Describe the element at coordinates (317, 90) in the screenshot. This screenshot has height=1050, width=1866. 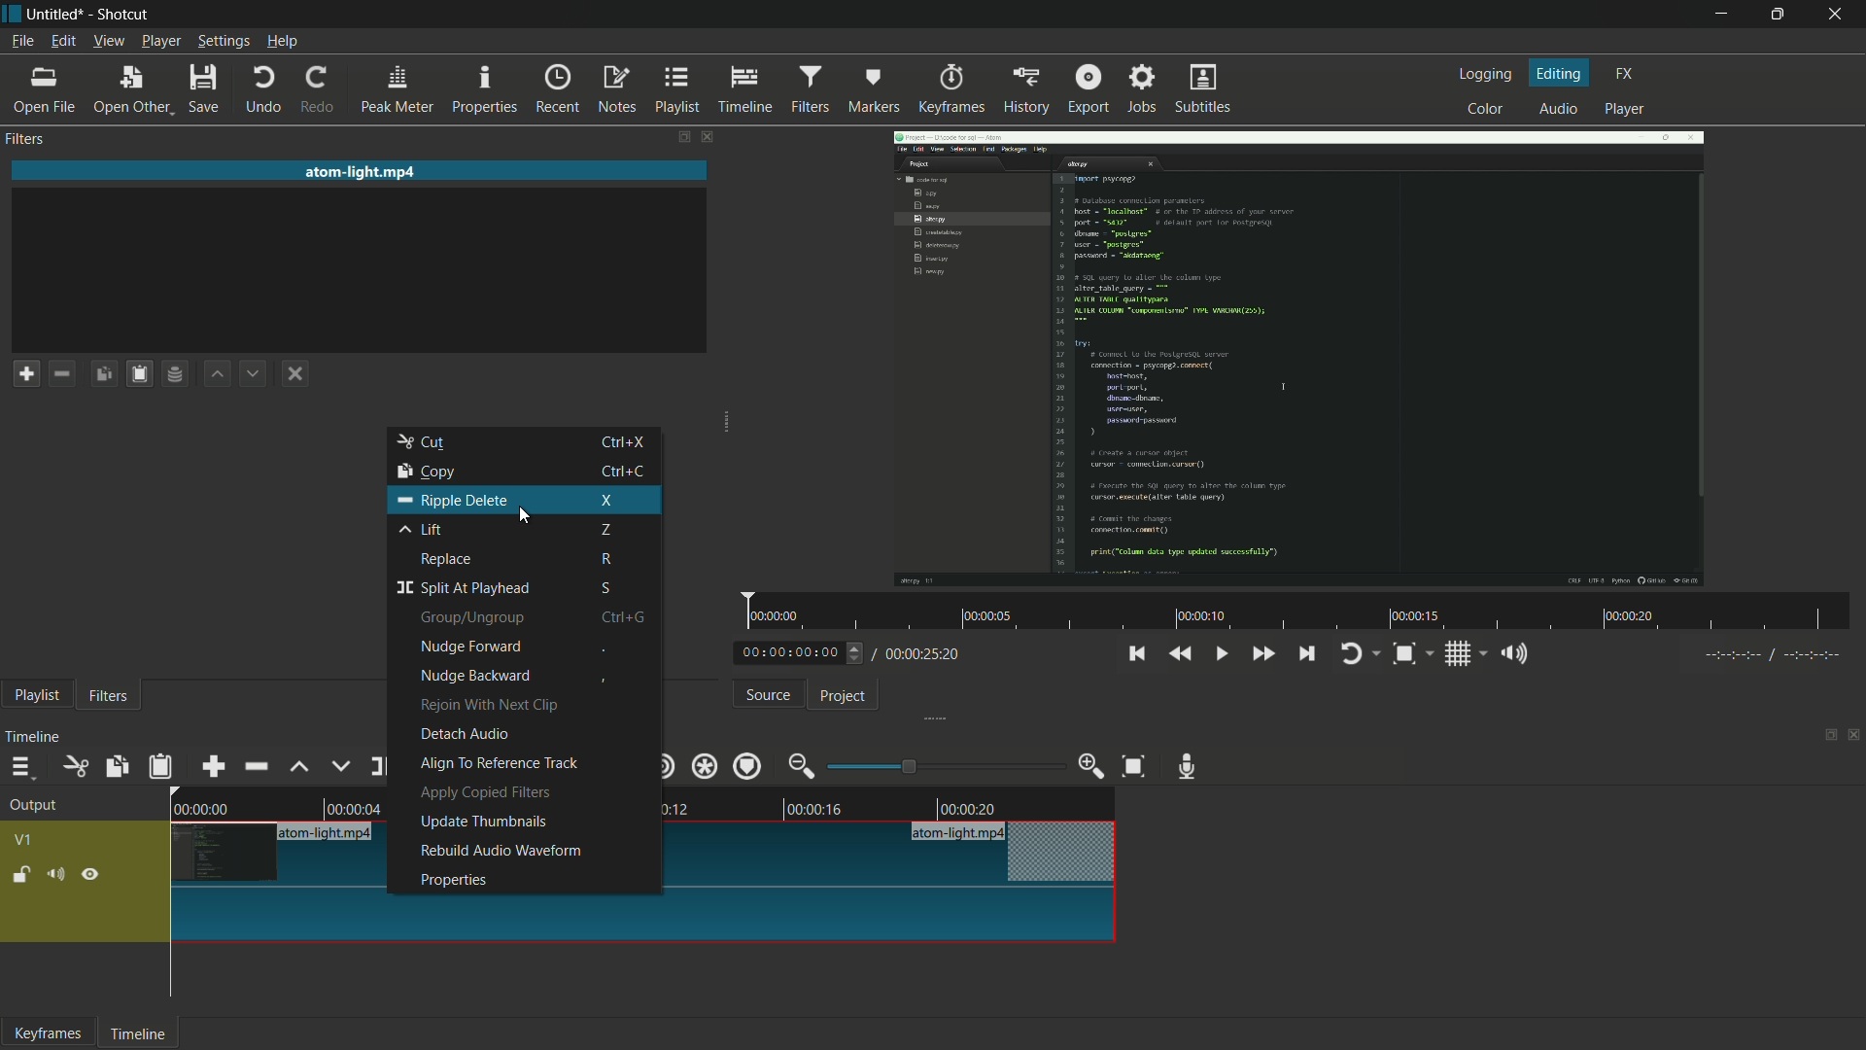
I see `redo` at that location.